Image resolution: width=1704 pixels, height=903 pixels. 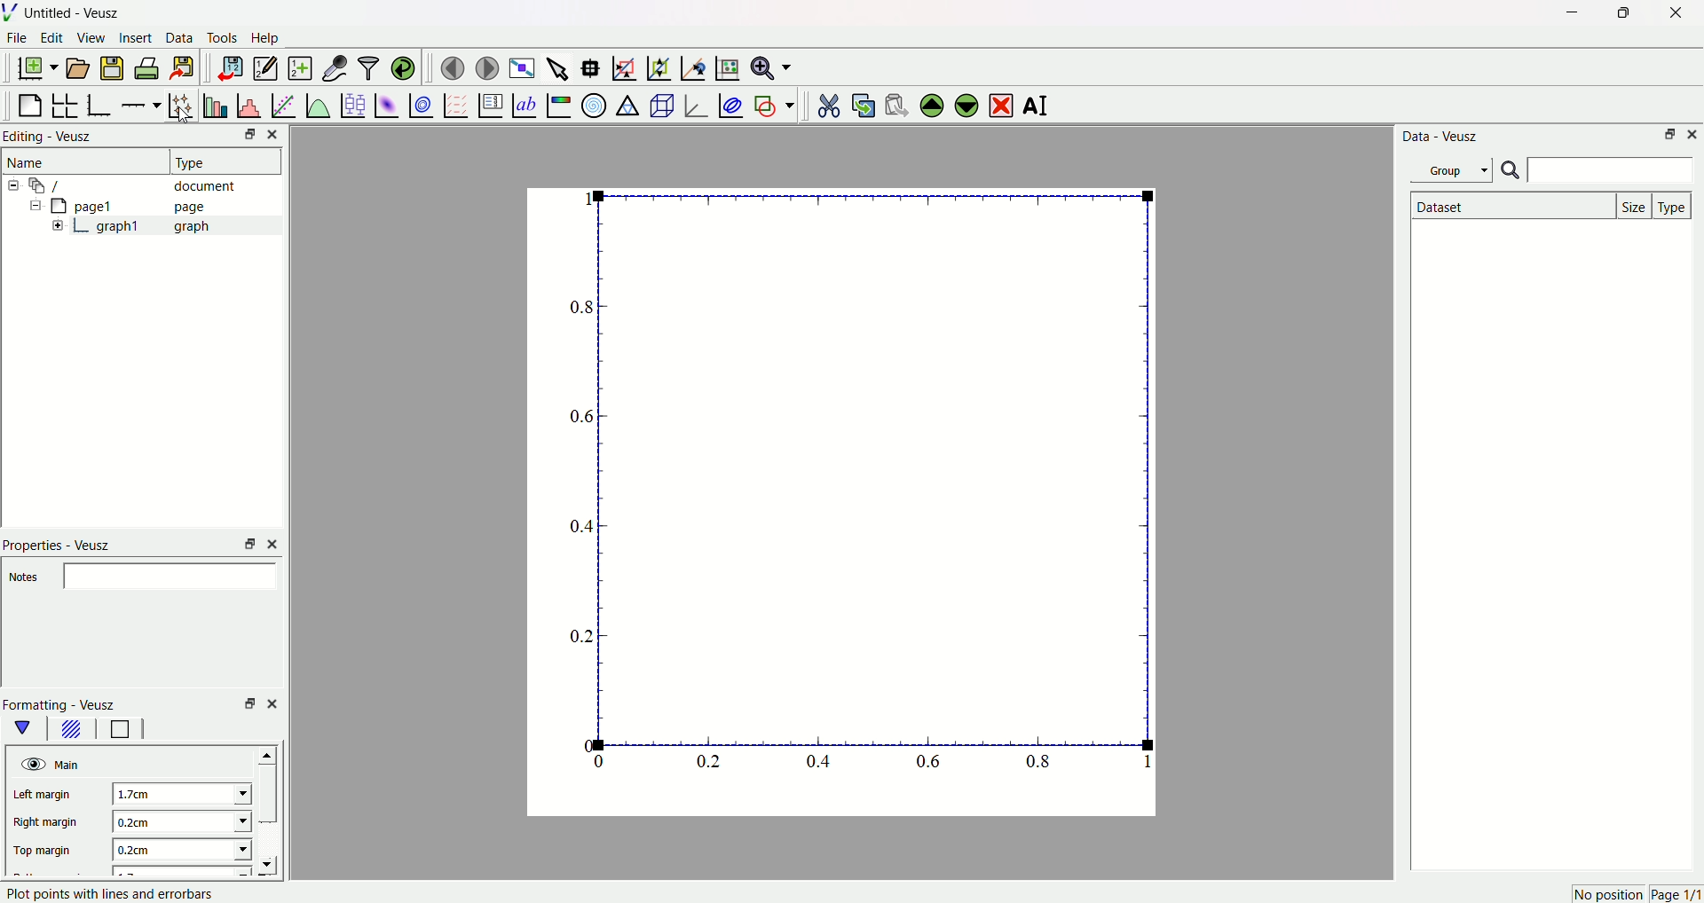 What do you see at coordinates (897, 103) in the screenshot?
I see `paste the widgets` at bounding box center [897, 103].